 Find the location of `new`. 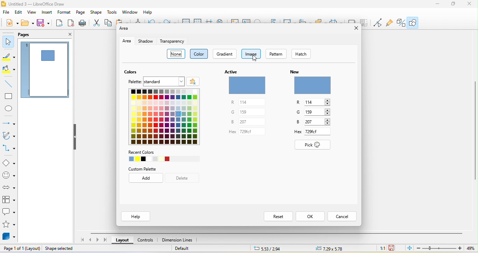

new is located at coordinates (312, 82).